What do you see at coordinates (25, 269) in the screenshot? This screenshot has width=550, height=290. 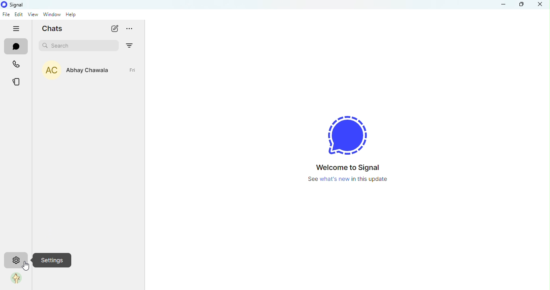 I see `Cursor` at bounding box center [25, 269].